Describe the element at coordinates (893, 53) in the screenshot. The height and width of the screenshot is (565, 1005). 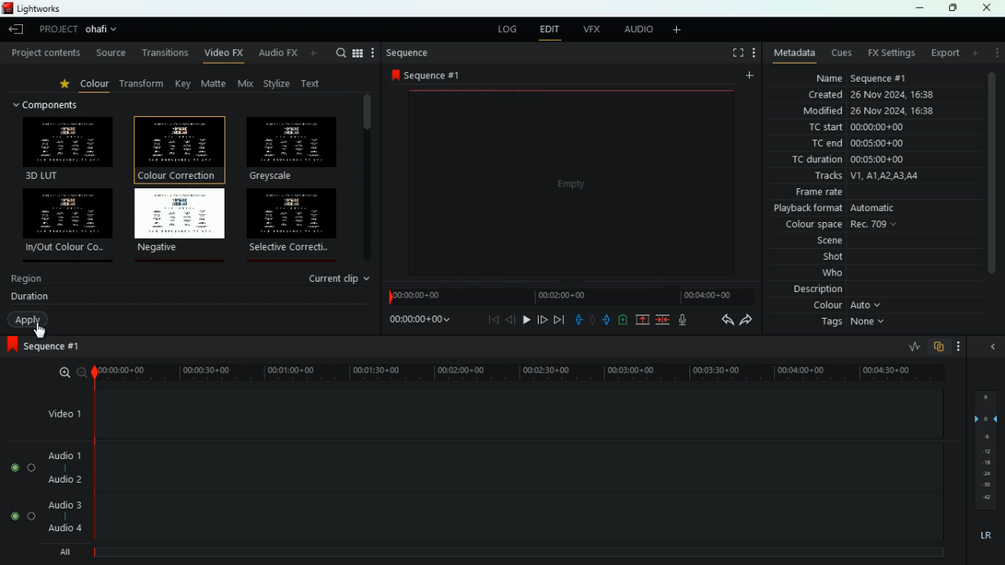
I see `fx settings` at that location.